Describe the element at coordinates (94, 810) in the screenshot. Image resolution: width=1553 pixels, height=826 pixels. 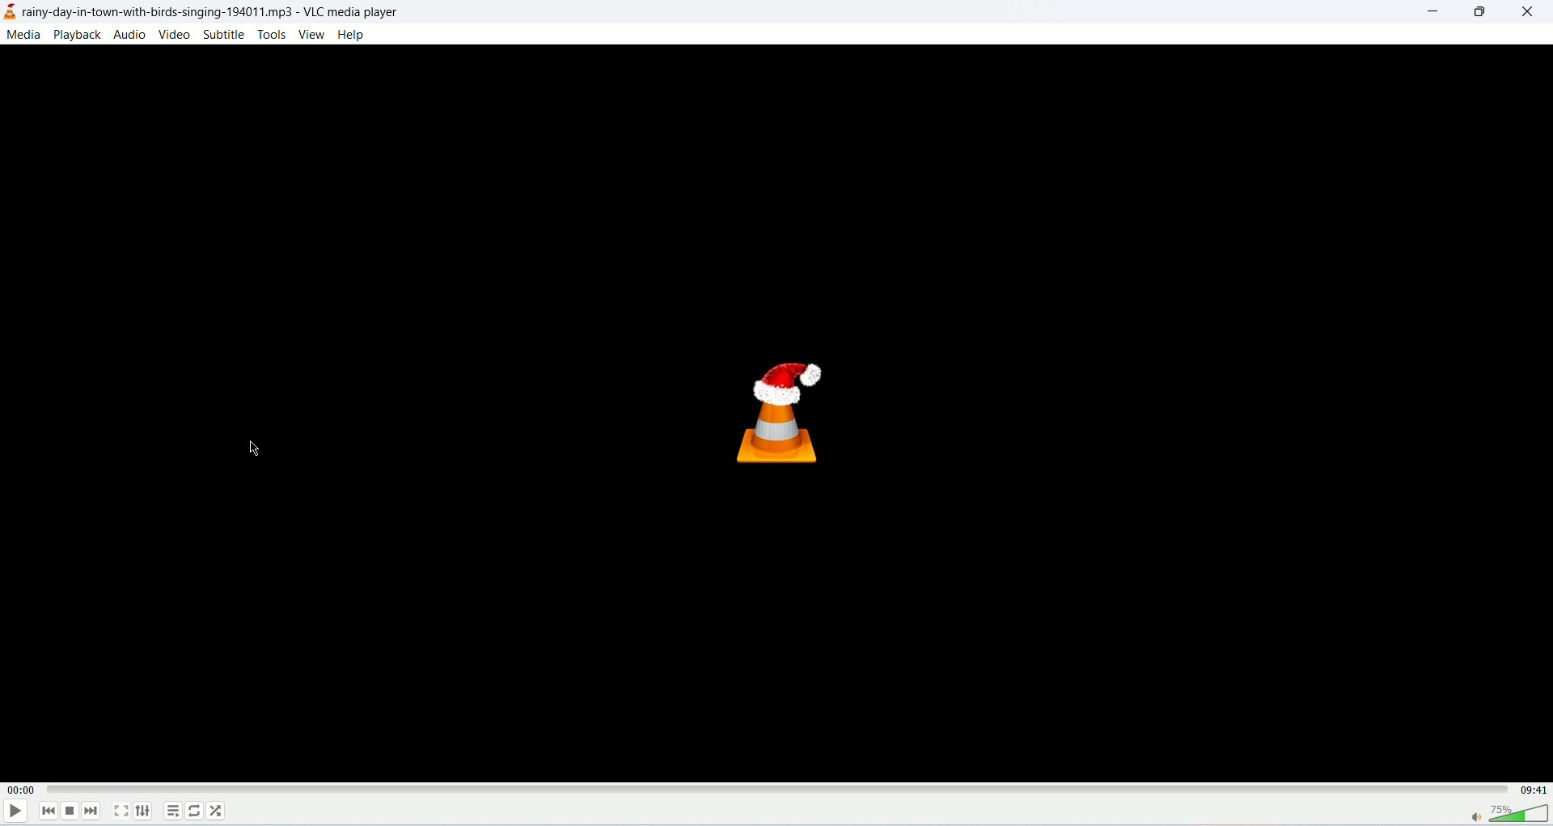
I see `next` at that location.